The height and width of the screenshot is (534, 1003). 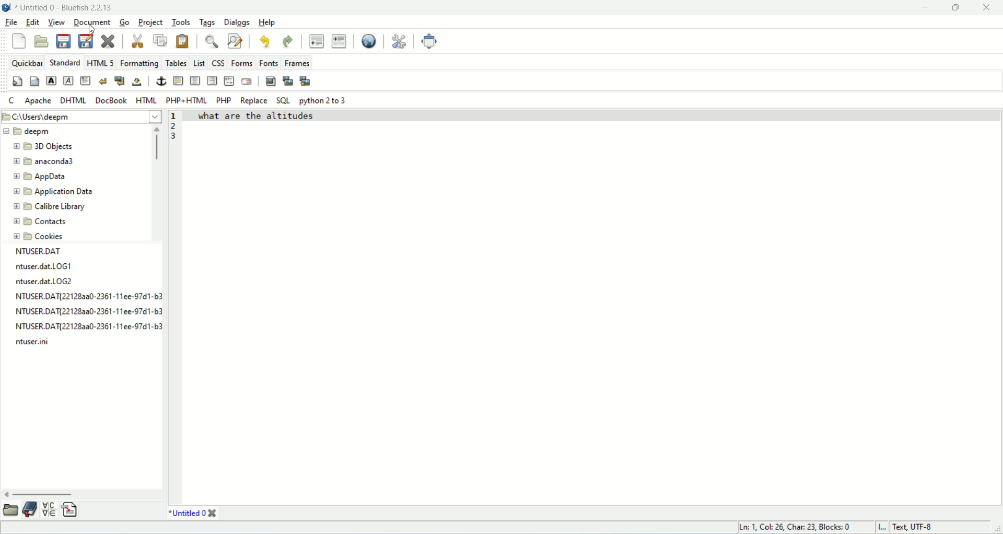 I want to click on unindent, so click(x=318, y=41).